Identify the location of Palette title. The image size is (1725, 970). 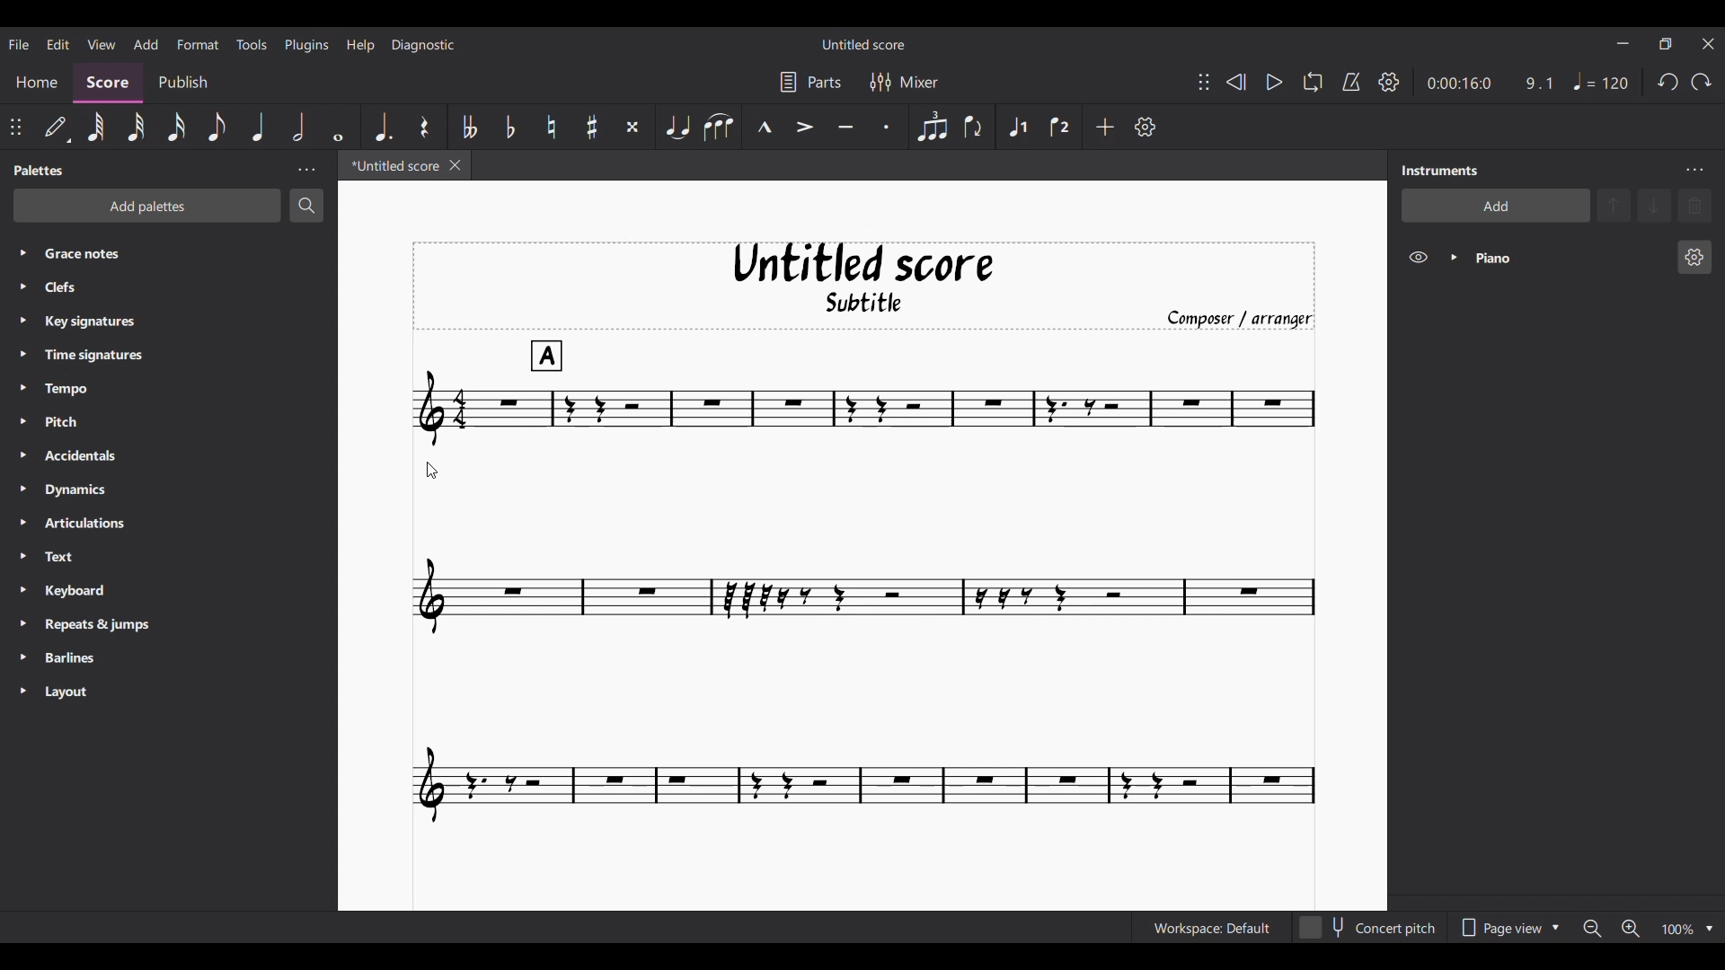
(40, 171).